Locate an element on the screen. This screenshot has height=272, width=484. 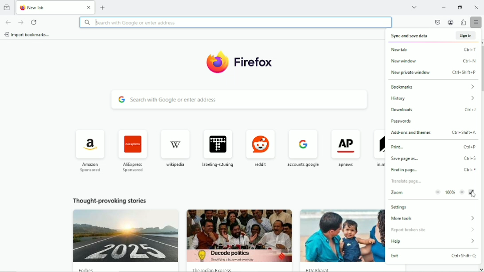
bookmarks is located at coordinates (433, 87).